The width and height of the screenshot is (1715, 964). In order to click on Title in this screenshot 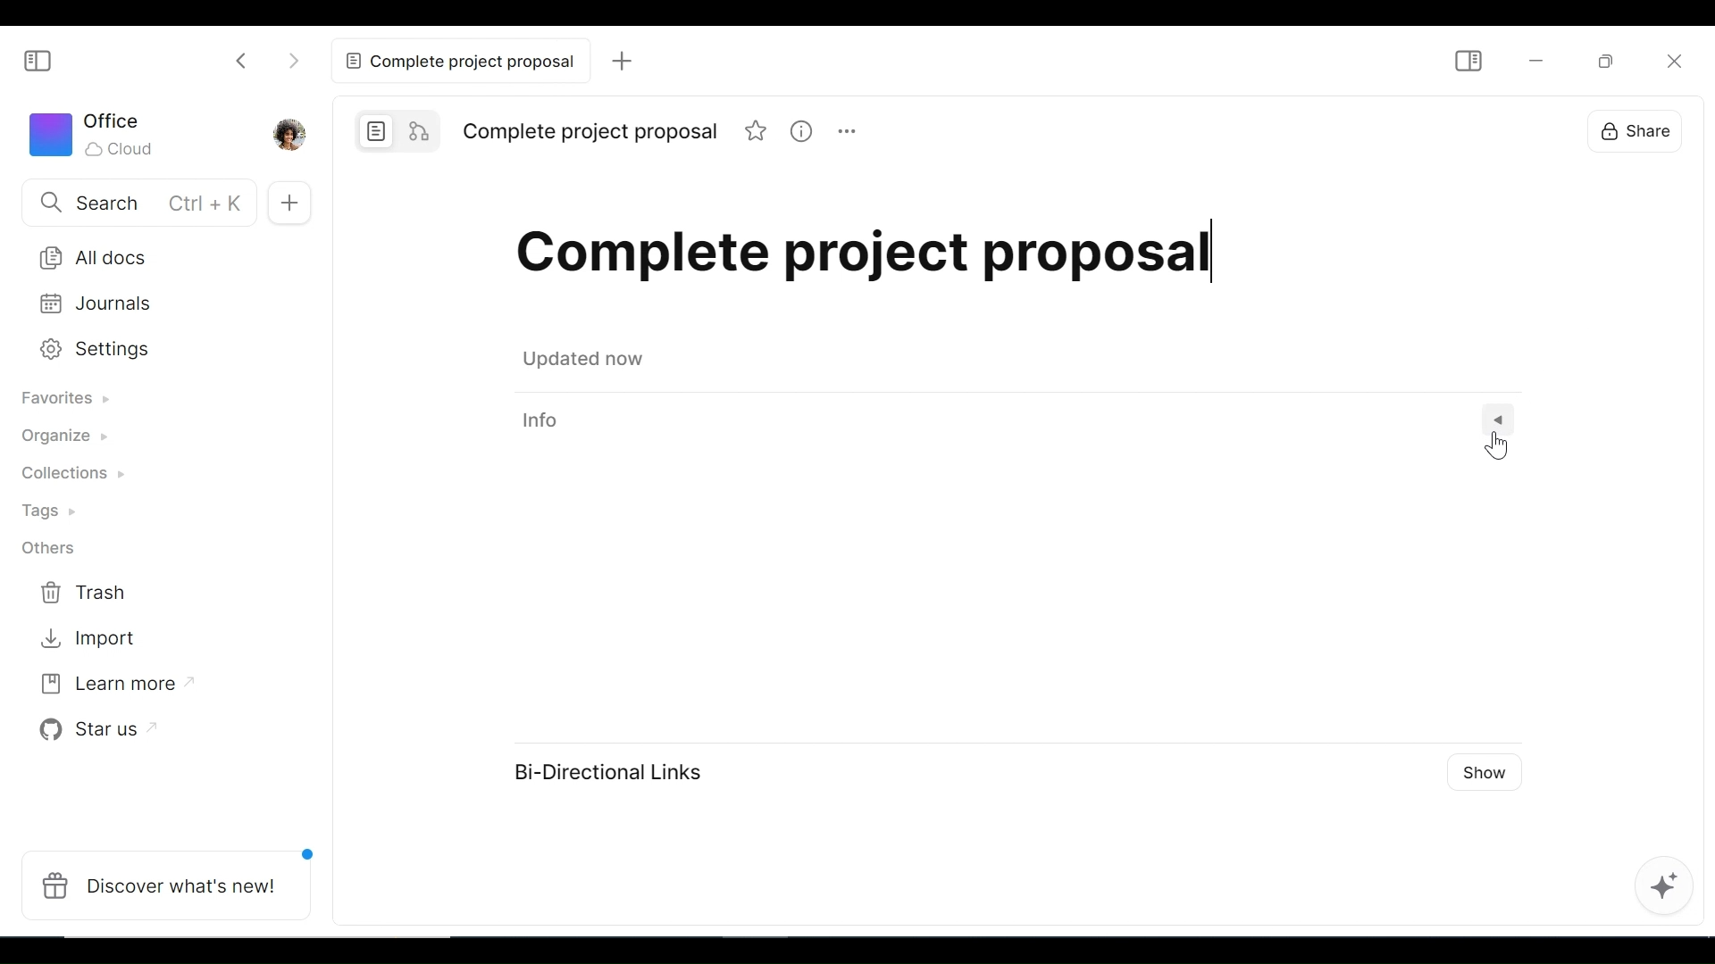, I will do `click(590, 129)`.